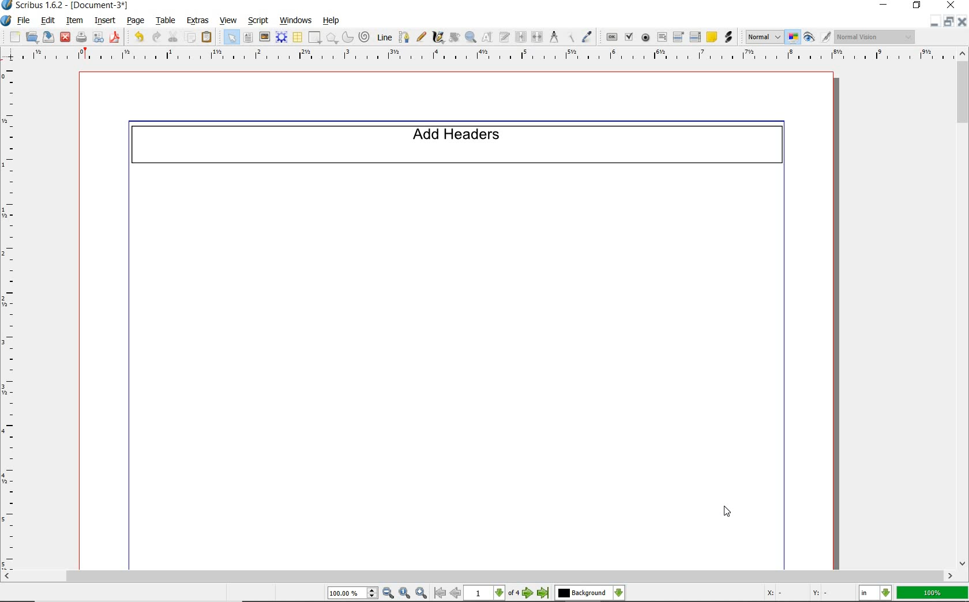  What do you see at coordinates (156, 37) in the screenshot?
I see `redo` at bounding box center [156, 37].